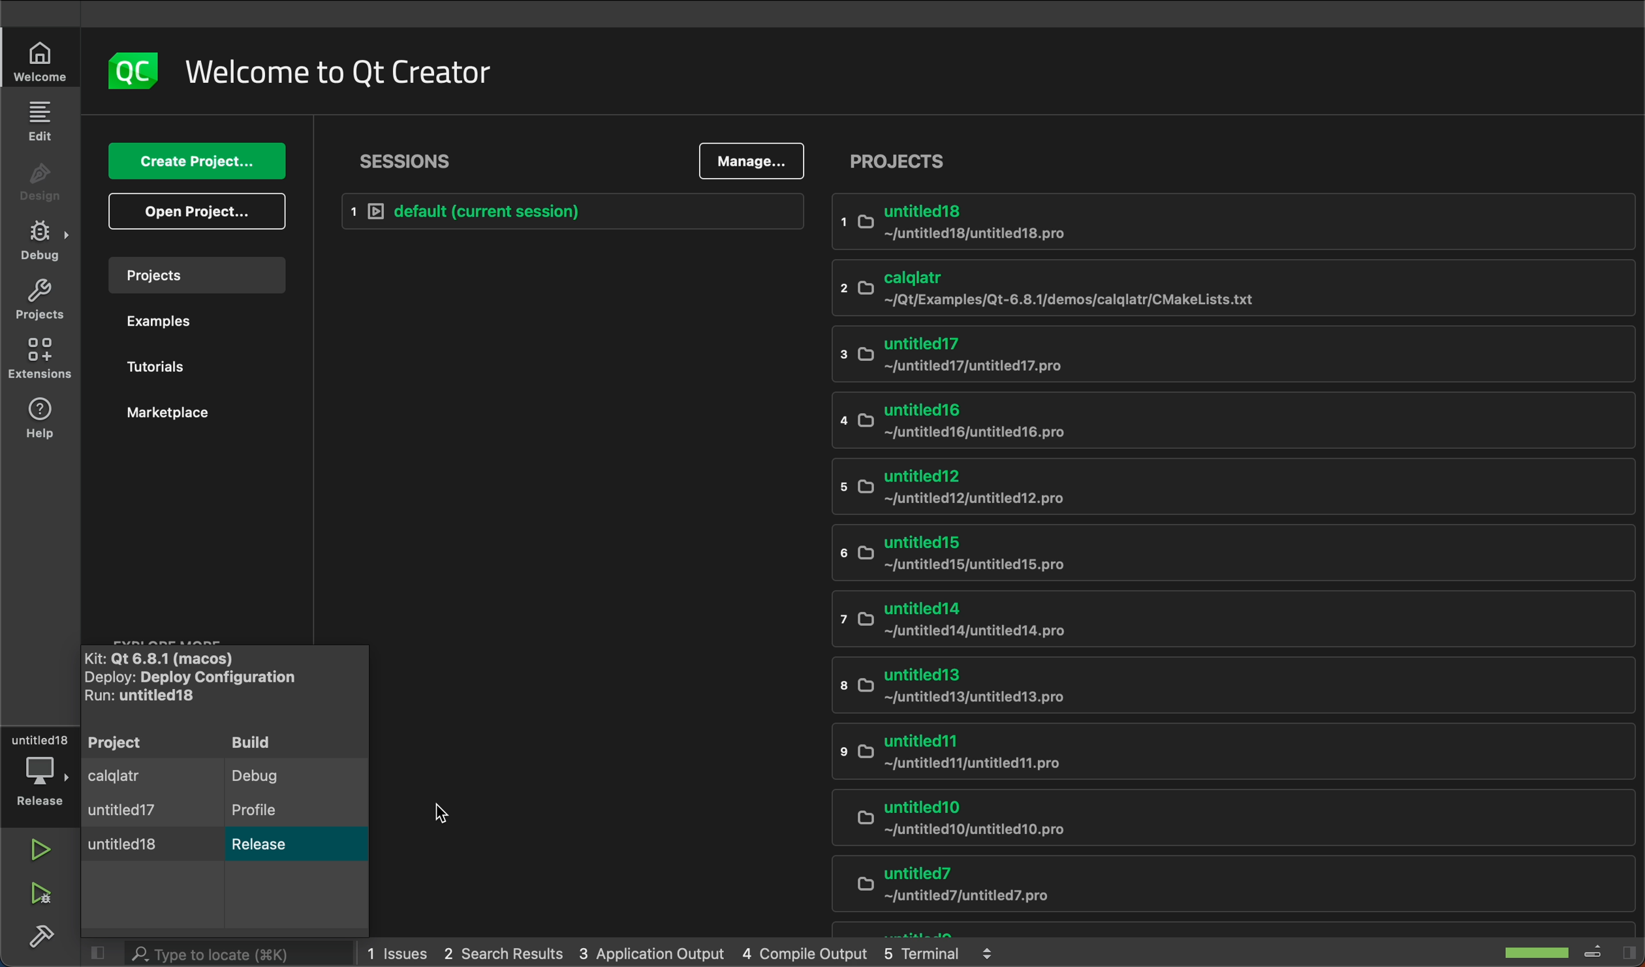 This screenshot has height=967, width=1645. What do you see at coordinates (178, 657) in the screenshot?
I see `kit name` at bounding box center [178, 657].